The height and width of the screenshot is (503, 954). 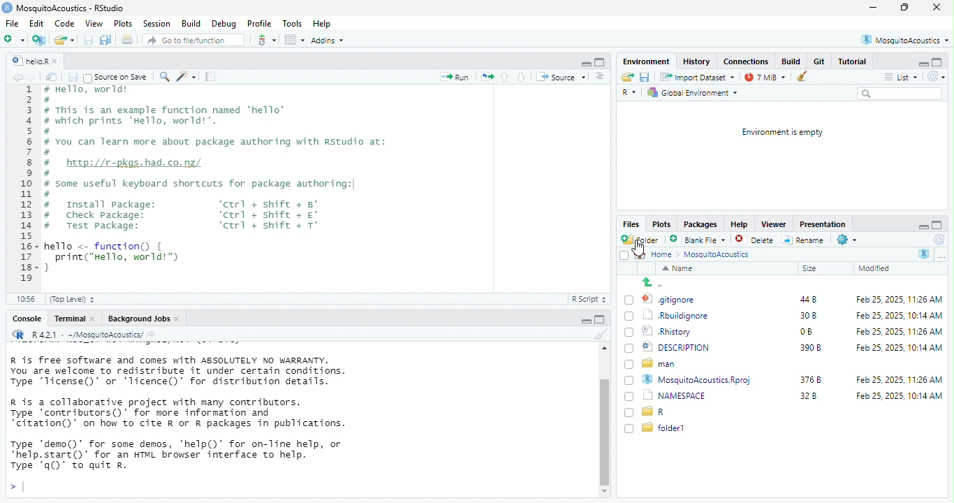 I want to click on edit, so click(x=36, y=24).